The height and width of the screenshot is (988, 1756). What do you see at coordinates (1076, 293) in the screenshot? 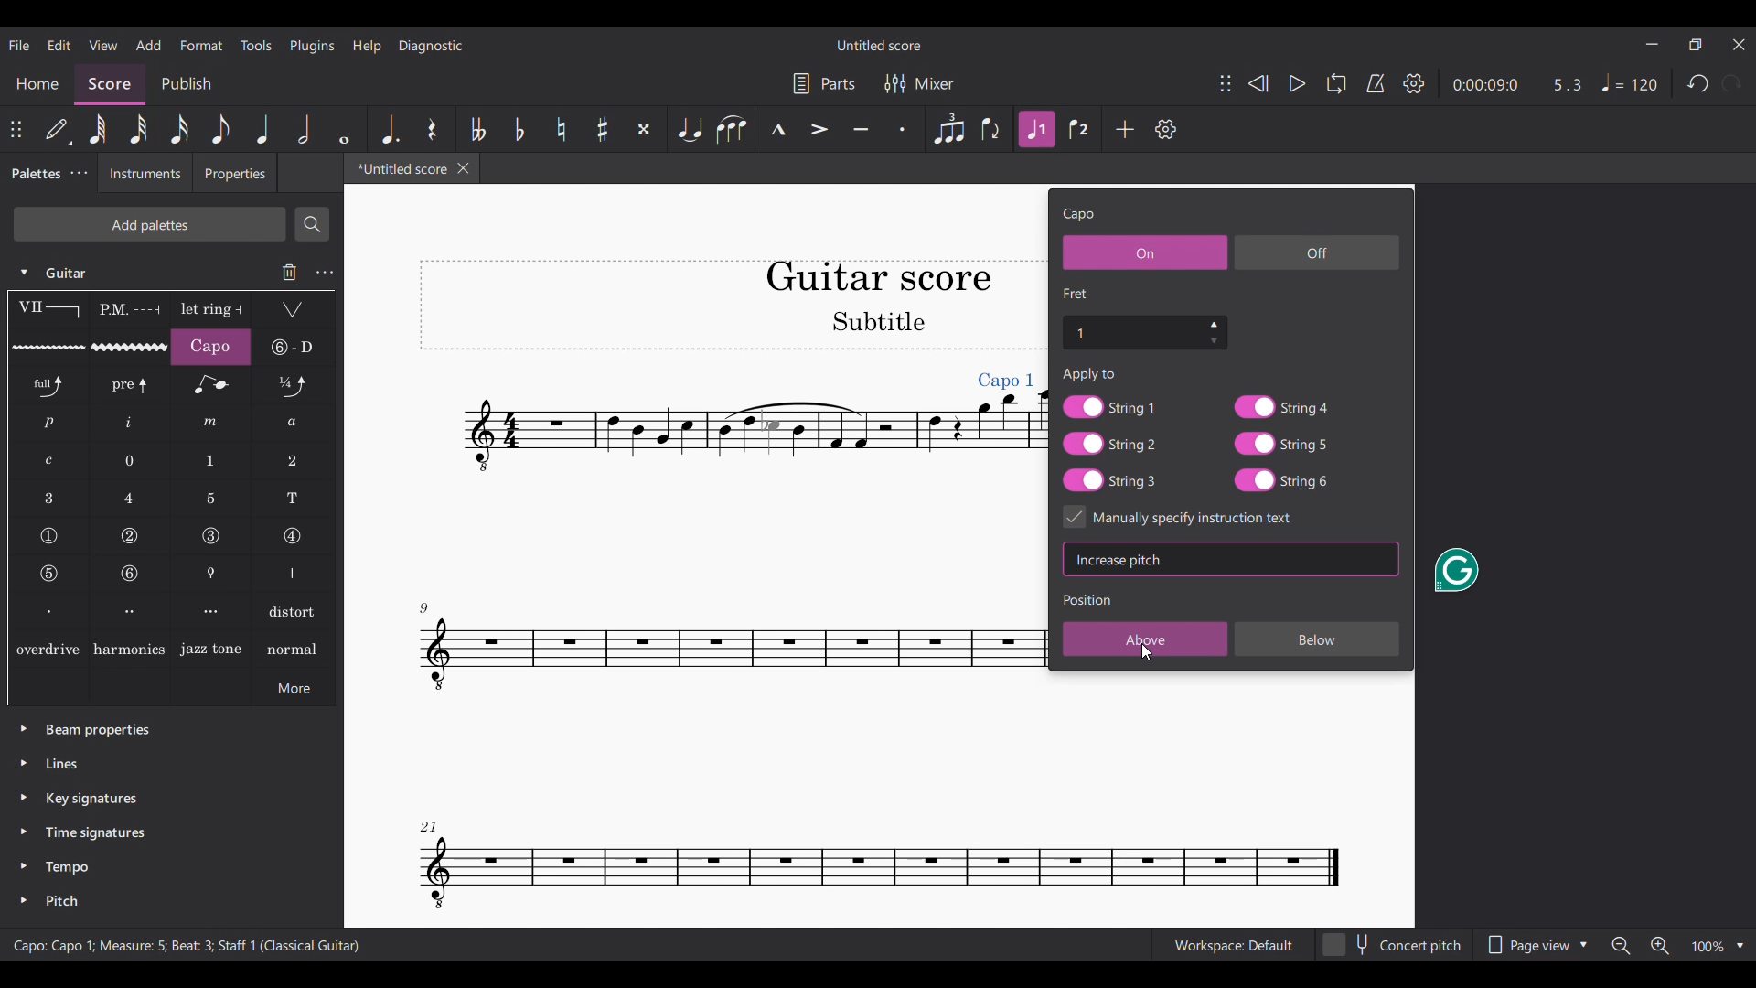
I see `Section title` at bounding box center [1076, 293].